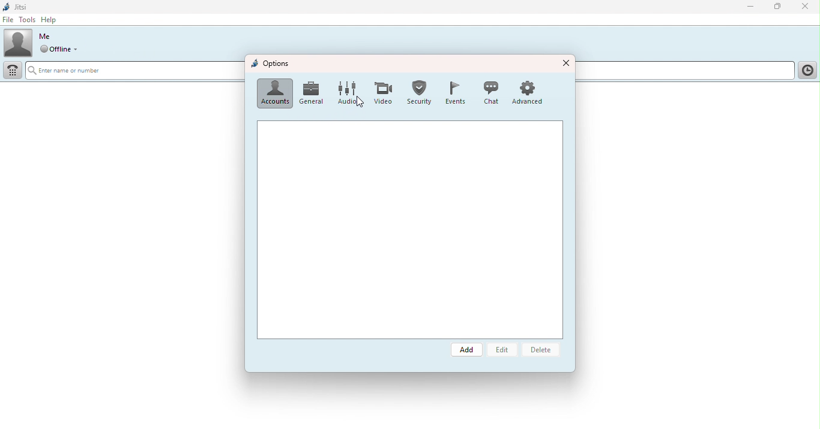  What do you see at coordinates (453, 92) in the screenshot?
I see `Events` at bounding box center [453, 92].